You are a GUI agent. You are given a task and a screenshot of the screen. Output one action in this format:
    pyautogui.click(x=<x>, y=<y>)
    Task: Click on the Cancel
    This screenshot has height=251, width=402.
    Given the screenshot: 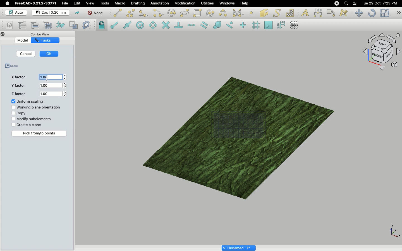 What is the action you would take?
    pyautogui.click(x=26, y=54)
    